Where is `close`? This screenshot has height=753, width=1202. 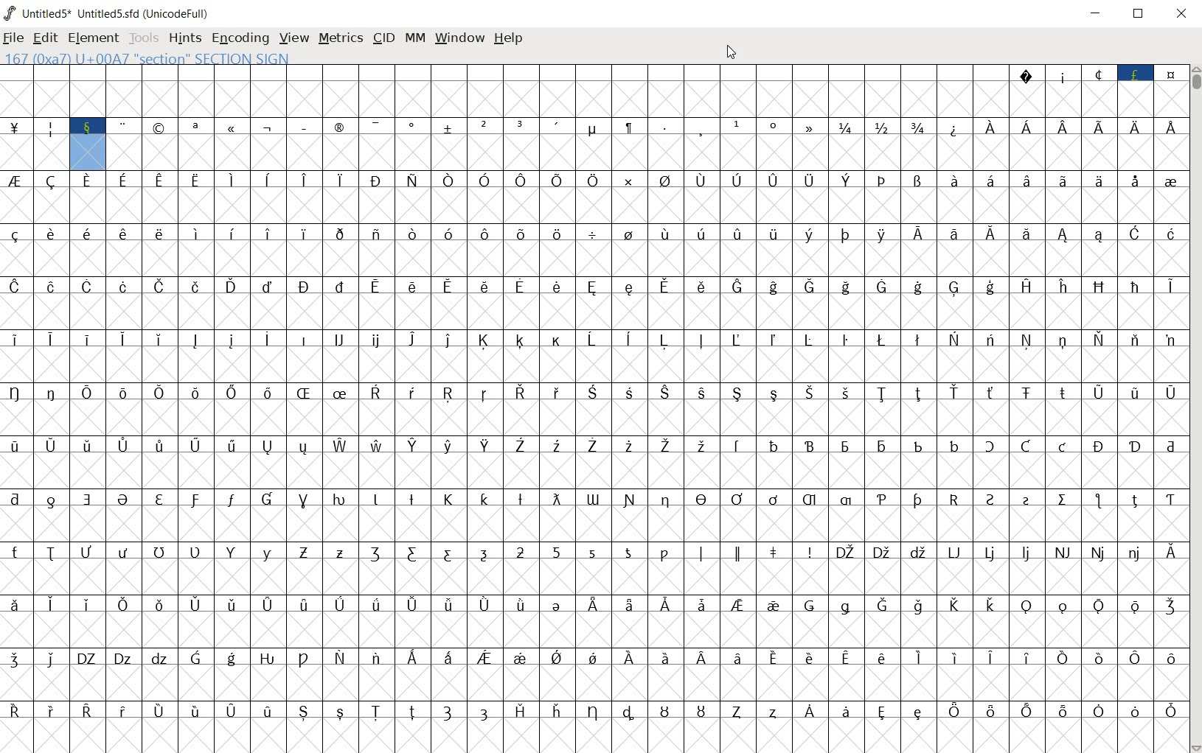 close is located at coordinates (1181, 15).